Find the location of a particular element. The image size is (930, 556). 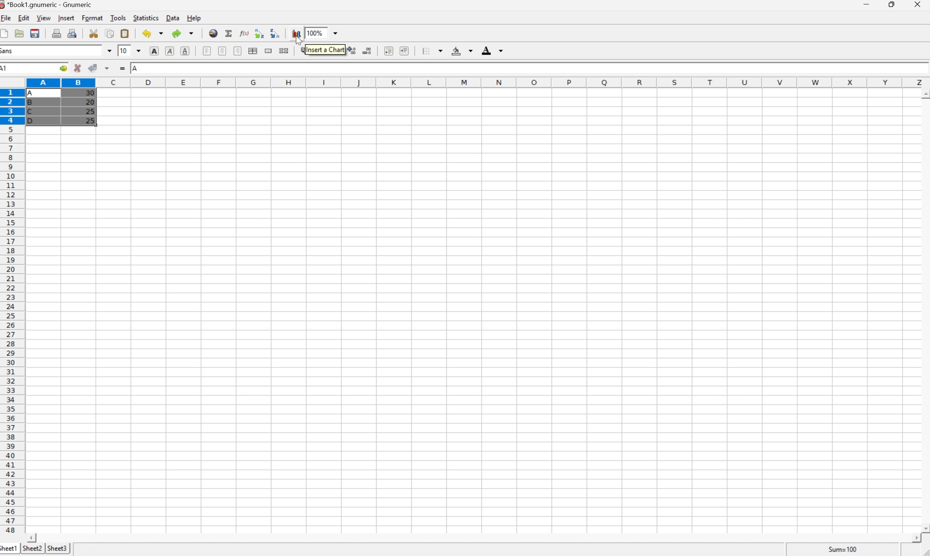

Accept changes in multiple cells is located at coordinates (107, 67).